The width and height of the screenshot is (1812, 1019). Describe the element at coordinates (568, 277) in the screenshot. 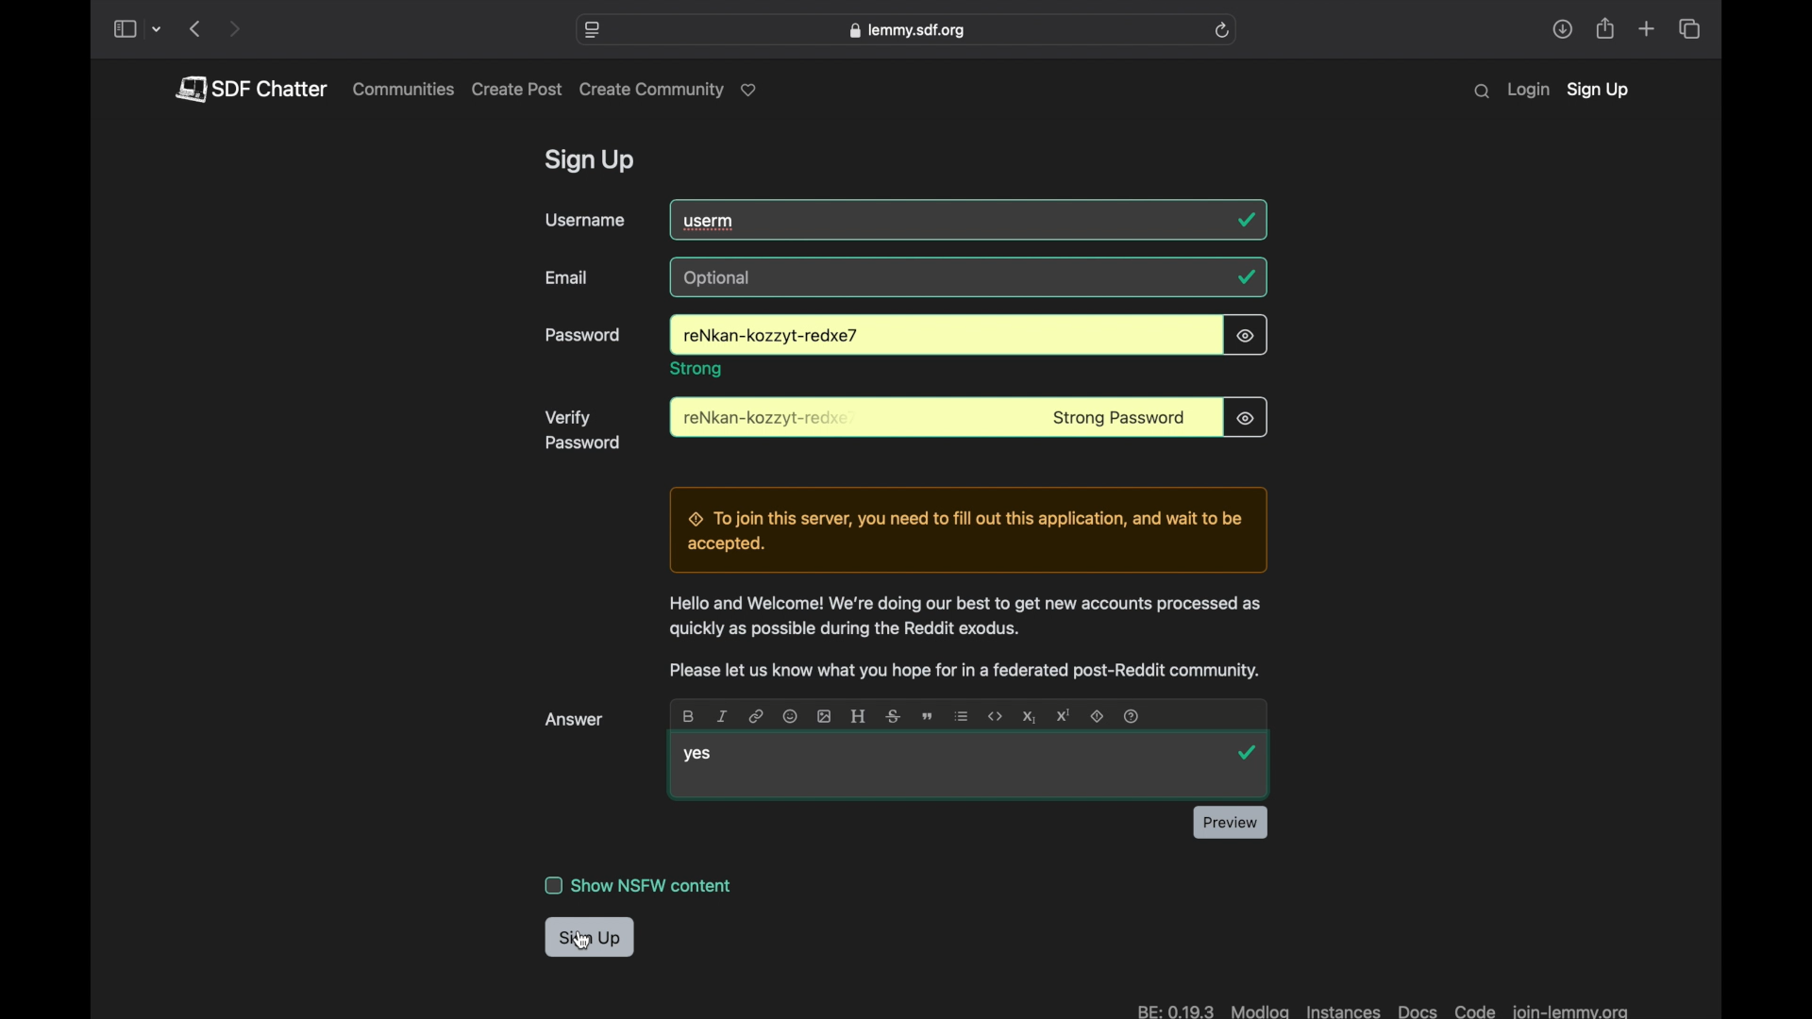

I see `email` at that location.